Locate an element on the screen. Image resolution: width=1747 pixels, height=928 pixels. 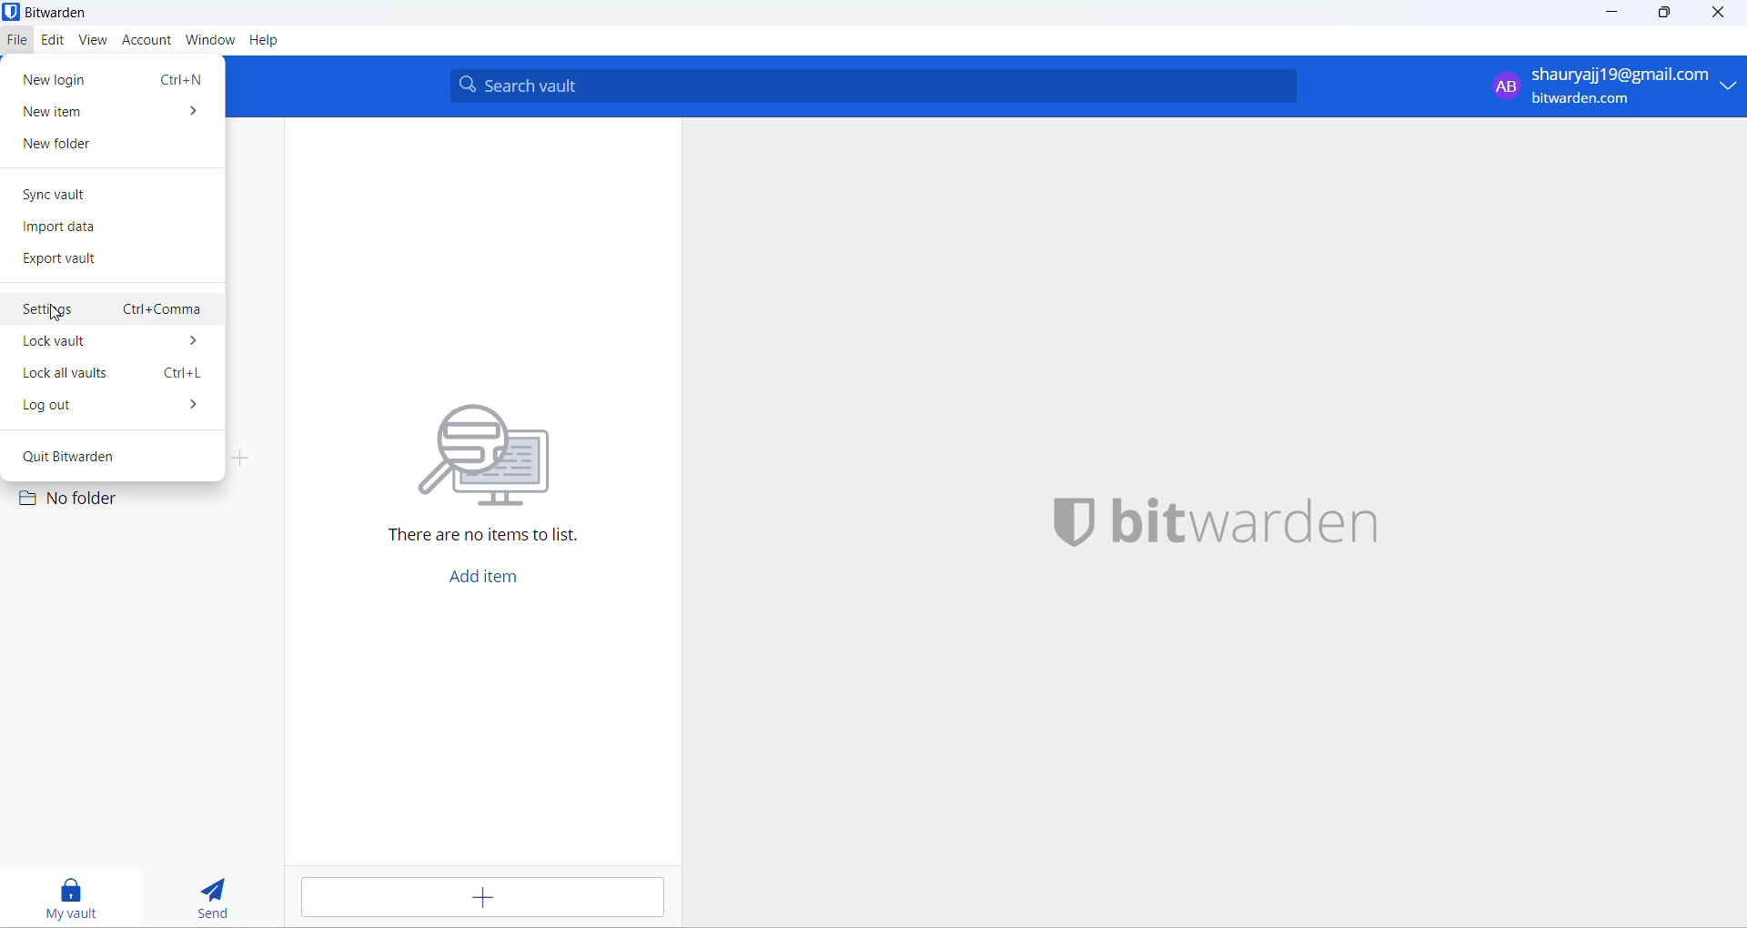
settings is located at coordinates (112, 305).